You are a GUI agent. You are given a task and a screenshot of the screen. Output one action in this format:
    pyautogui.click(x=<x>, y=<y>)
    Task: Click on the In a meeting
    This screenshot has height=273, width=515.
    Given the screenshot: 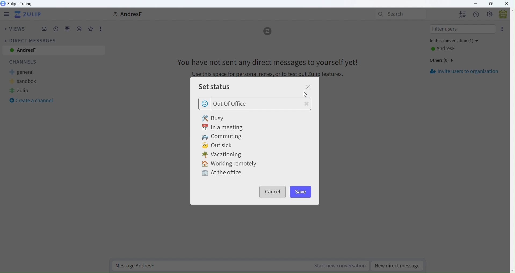 What is the action you would take?
    pyautogui.click(x=223, y=127)
    